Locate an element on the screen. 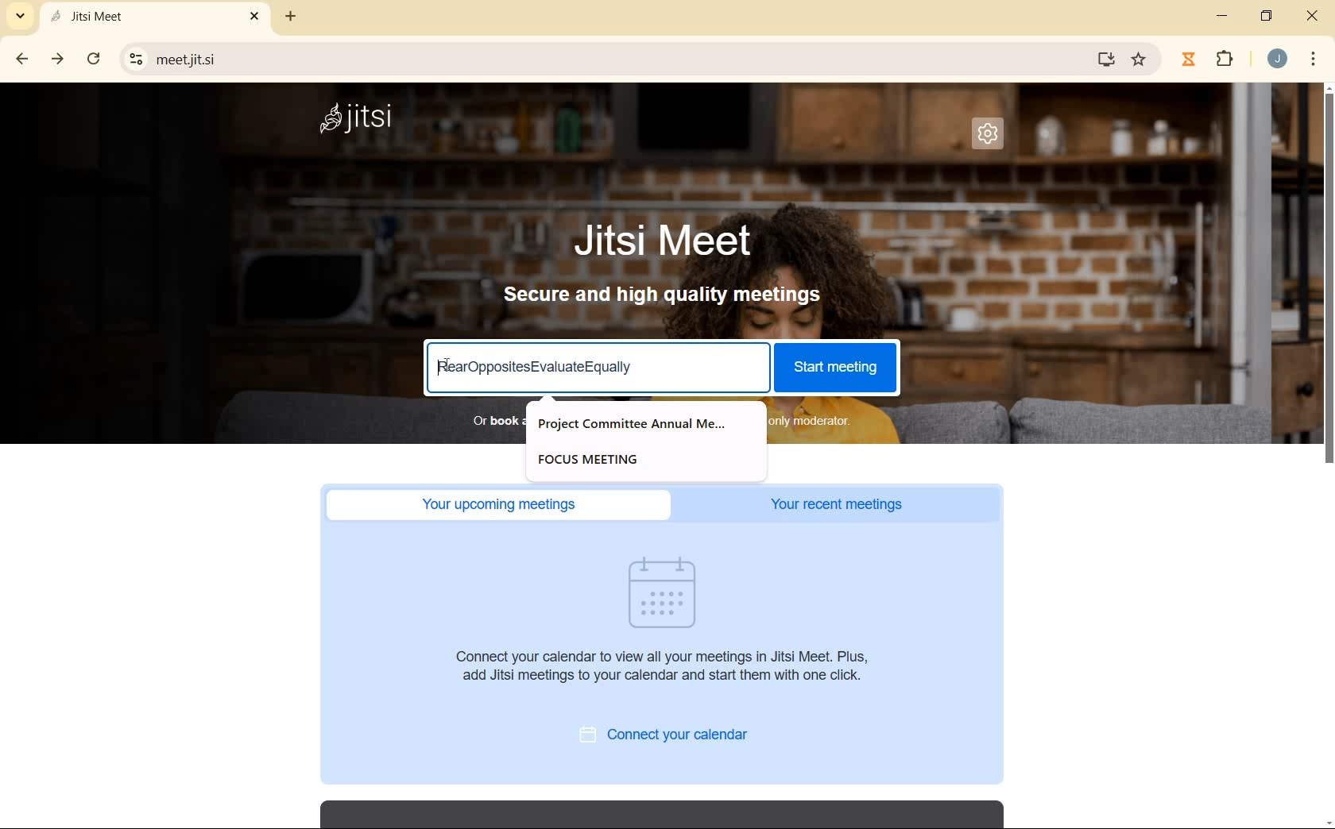  RELOAD is located at coordinates (94, 59).